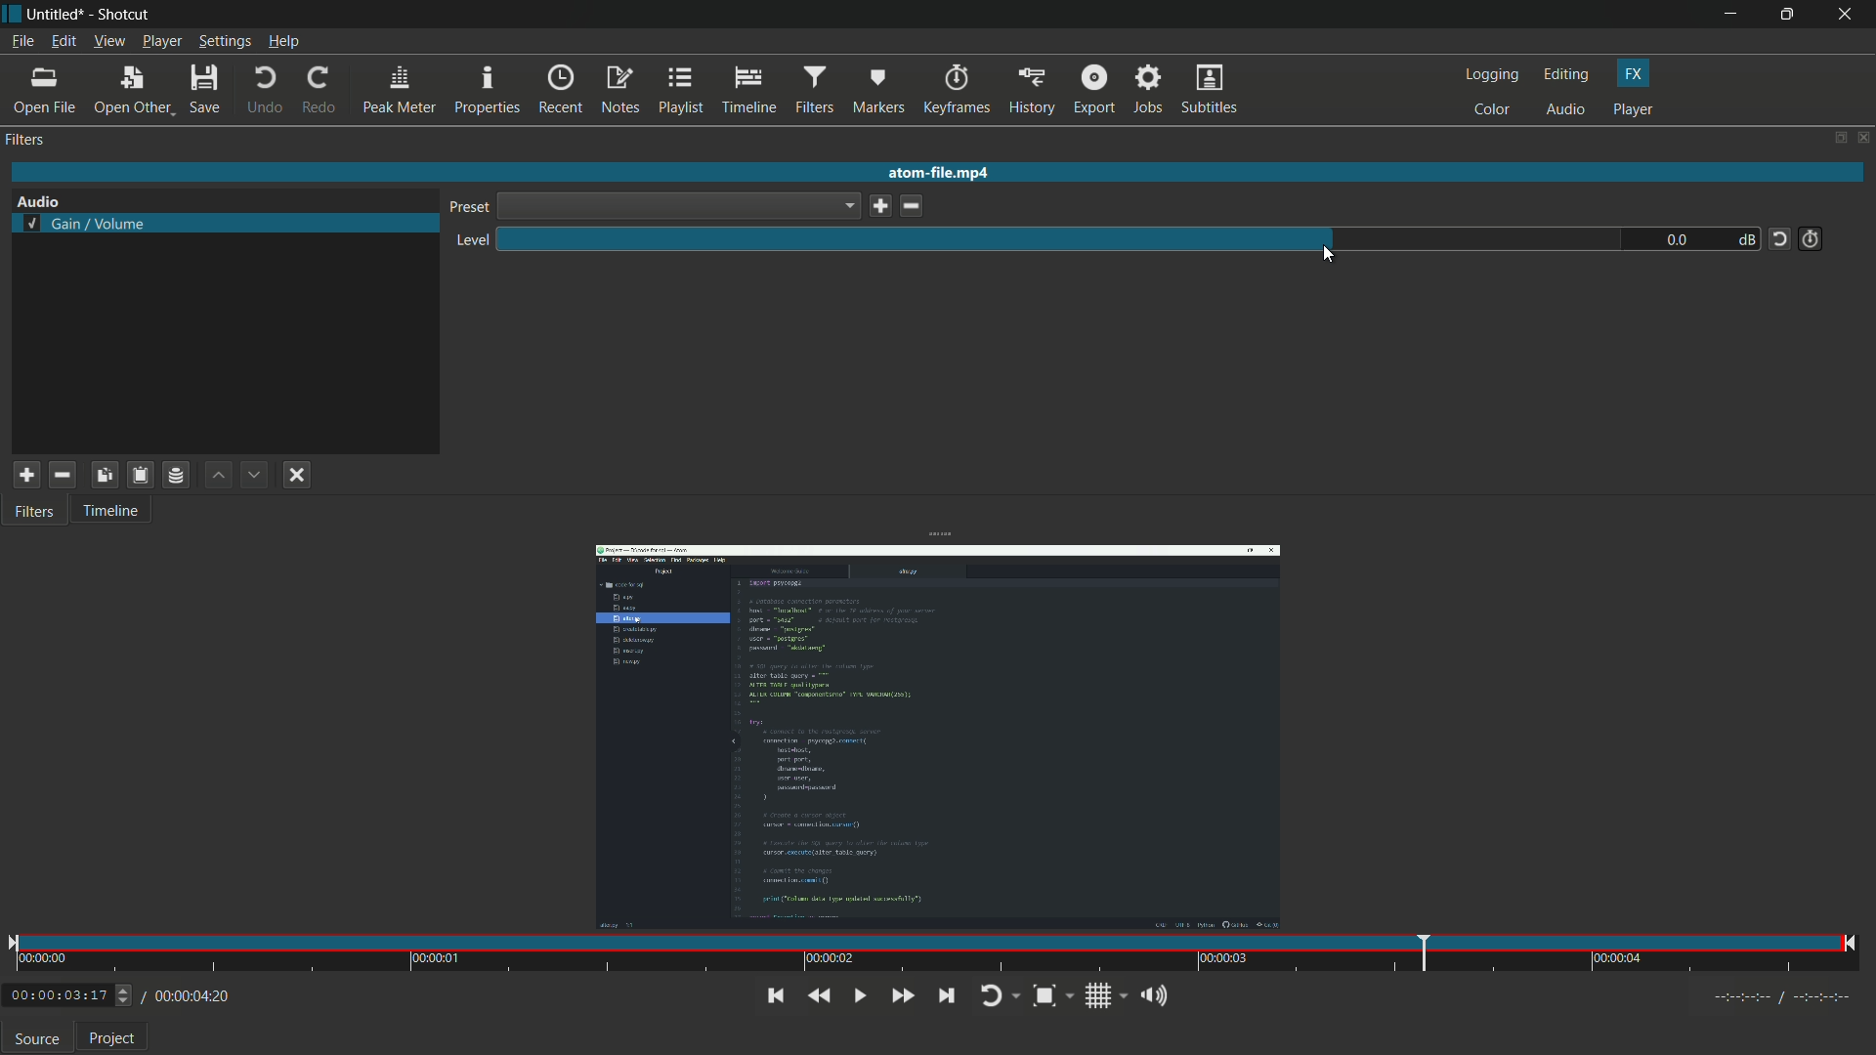 This screenshot has width=1876, height=1055. I want to click on timeline, so click(747, 90).